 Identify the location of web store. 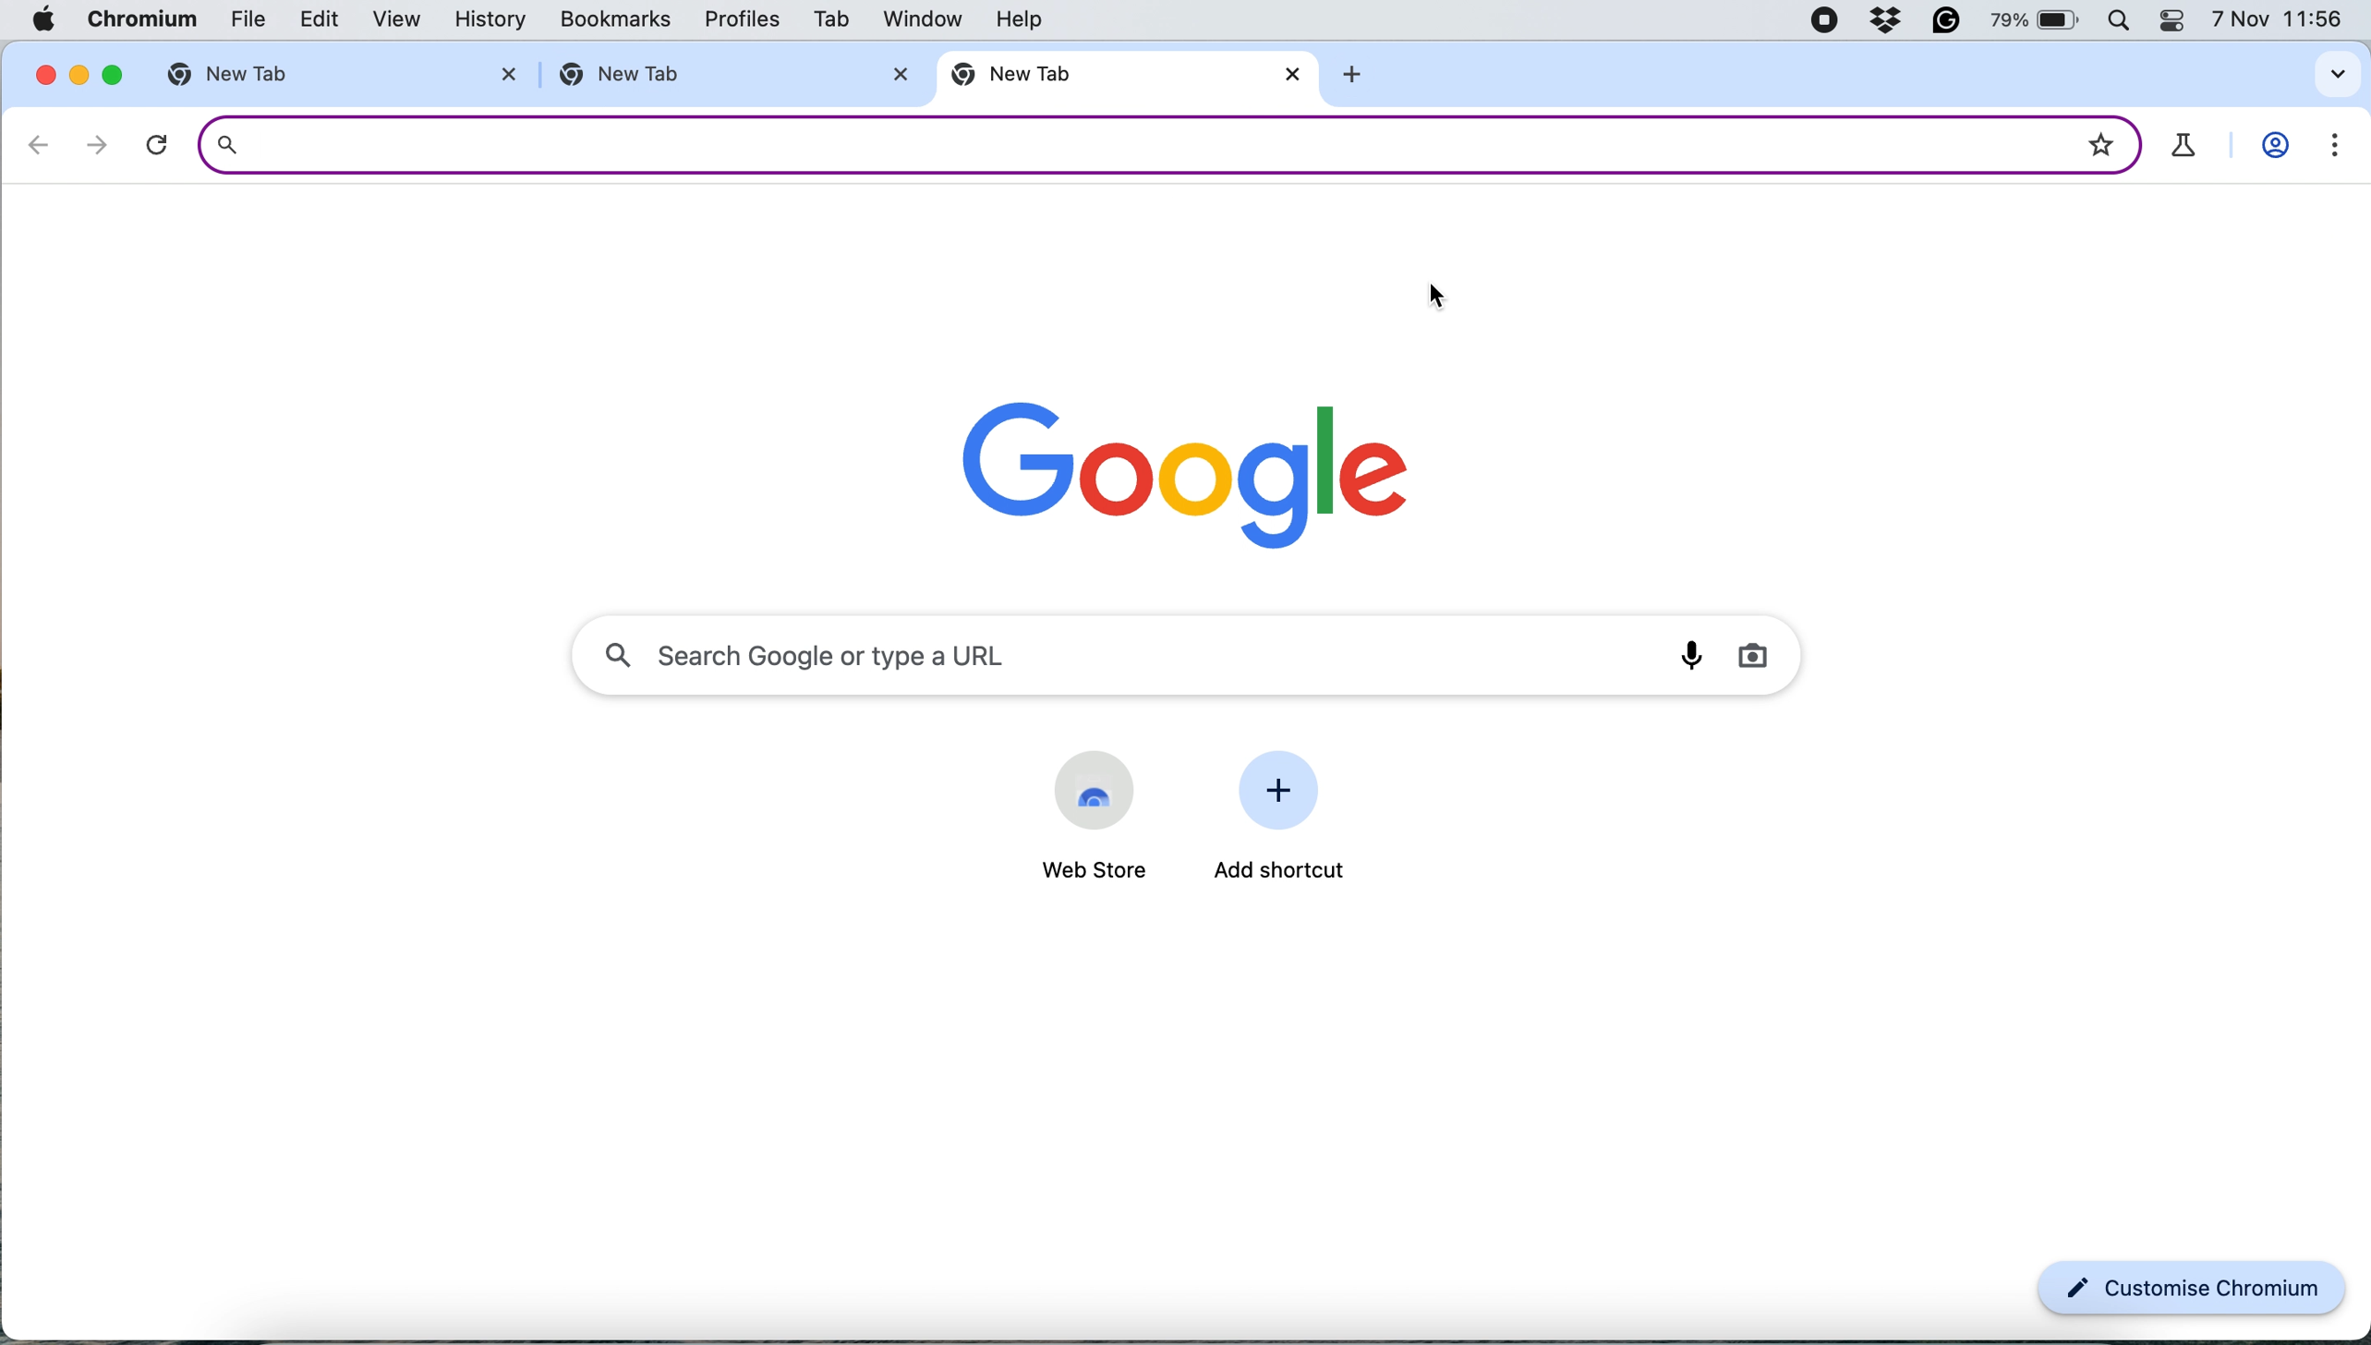
(1084, 871).